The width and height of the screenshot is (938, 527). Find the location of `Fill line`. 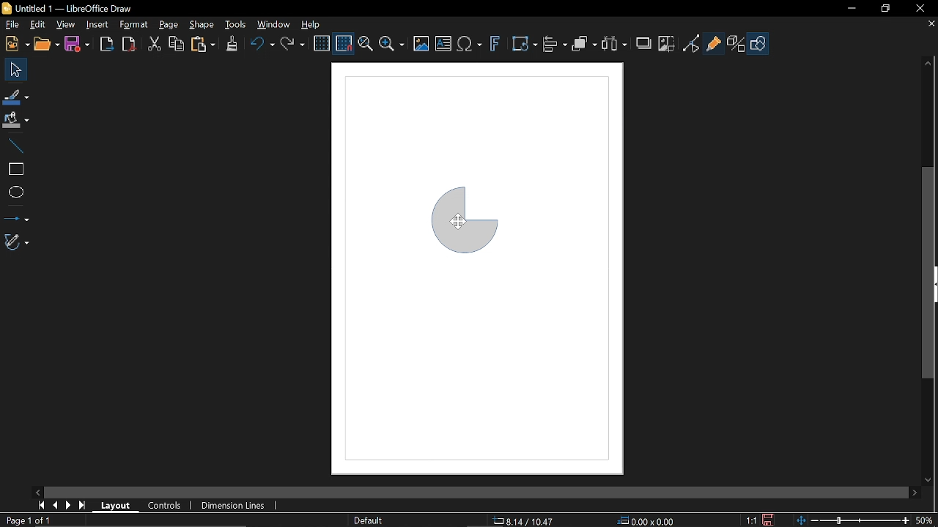

Fill line is located at coordinates (17, 97).